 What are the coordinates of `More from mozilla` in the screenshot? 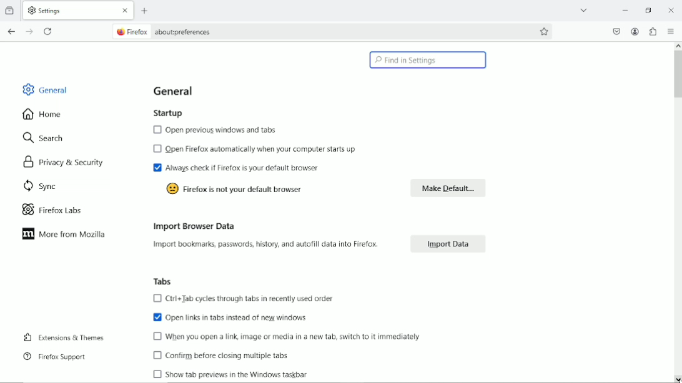 It's located at (66, 233).